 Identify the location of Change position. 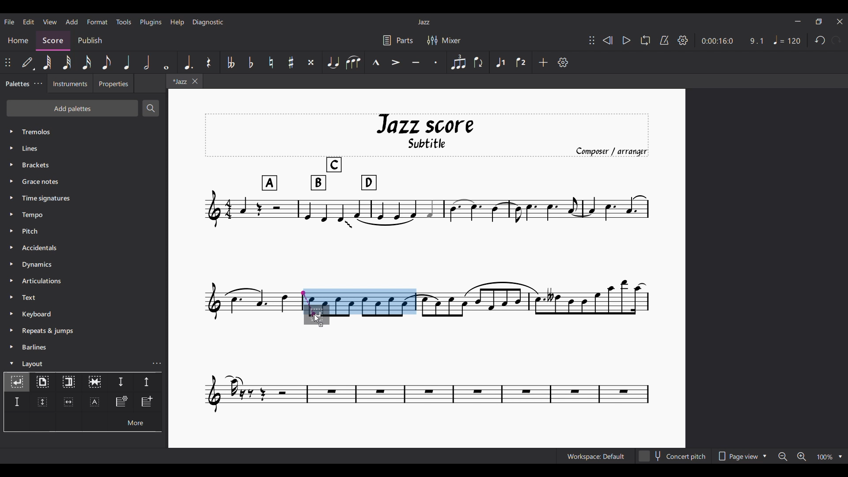
(592, 40).